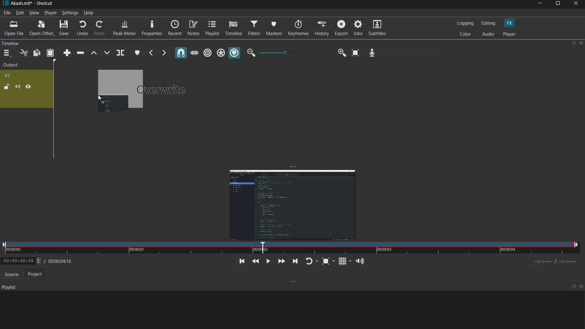  I want to click on close, so click(581, 288).